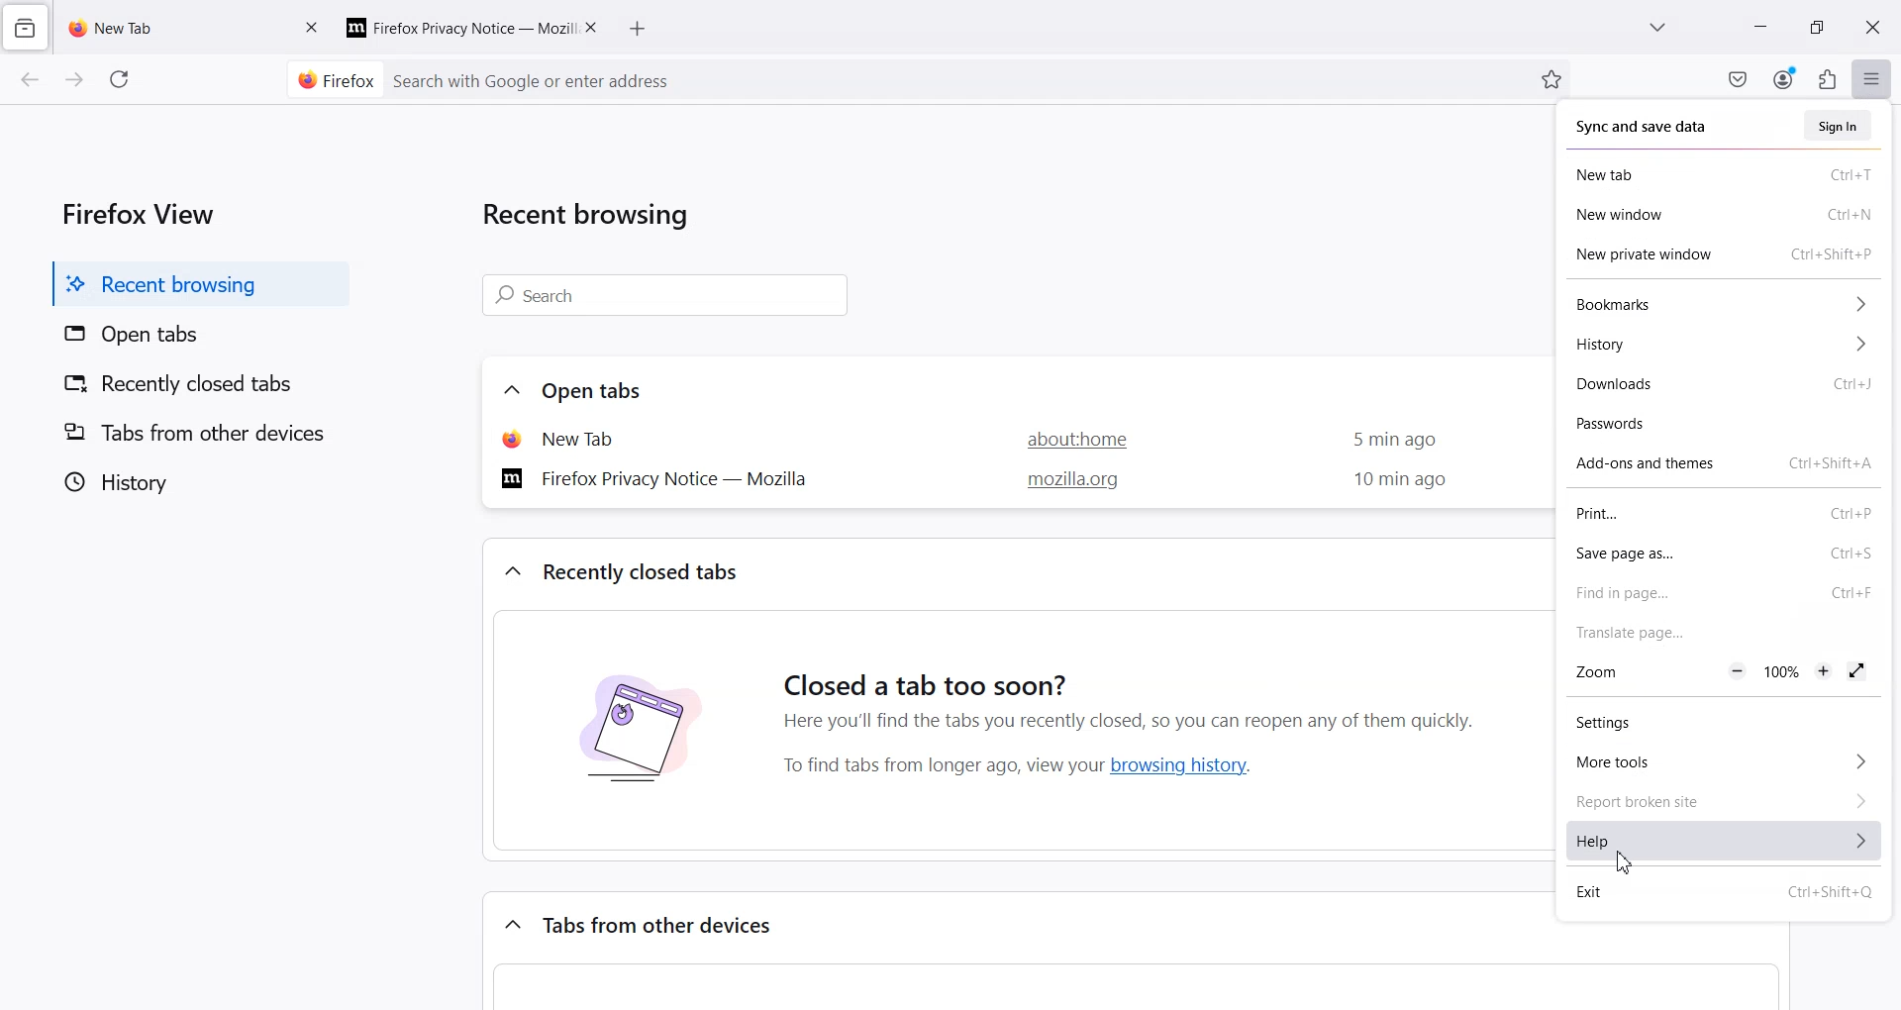 Image resolution: width=1901 pixels, height=1010 pixels. Describe the element at coordinates (194, 283) in the screenshot. I see `Recent browsing` at that location.